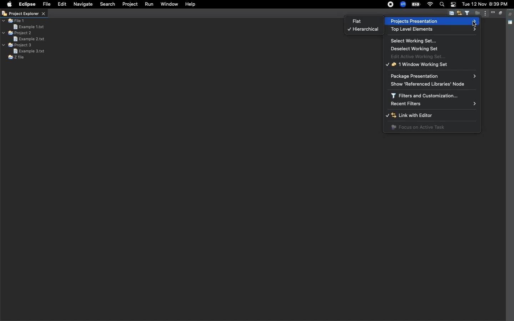 Image resolution: width=514 pixels, height=321 pixels. I want to click on Recent filters, so click(433, 104).